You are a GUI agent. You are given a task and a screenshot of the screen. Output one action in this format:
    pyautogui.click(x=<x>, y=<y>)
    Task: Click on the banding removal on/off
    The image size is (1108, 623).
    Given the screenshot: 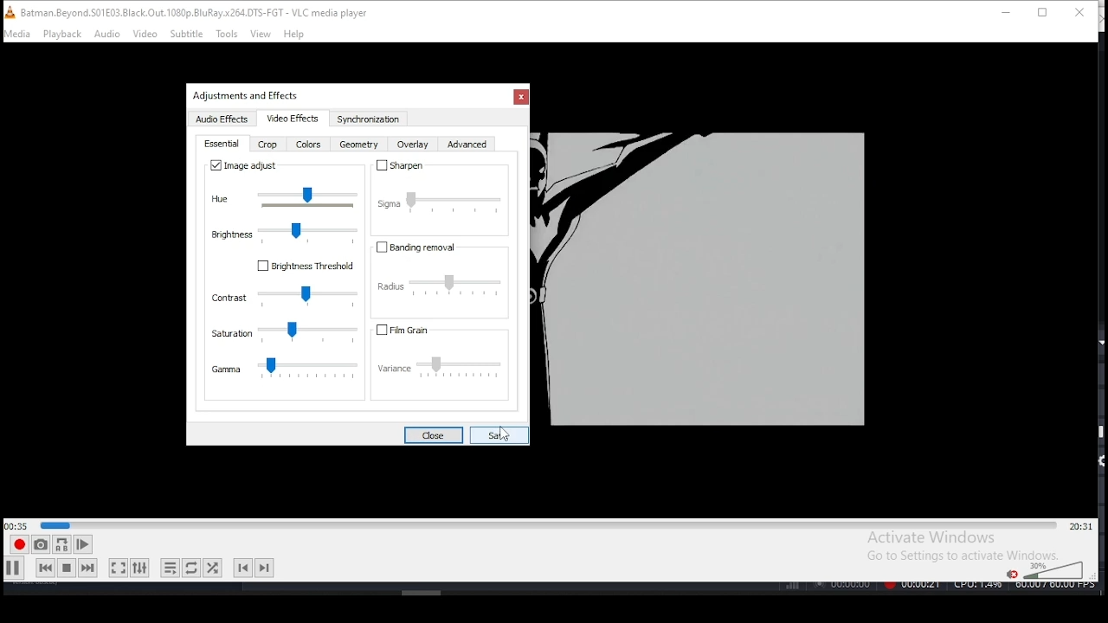 What is the action you would take?
    pyautogui.click(x=422, y=247)
    